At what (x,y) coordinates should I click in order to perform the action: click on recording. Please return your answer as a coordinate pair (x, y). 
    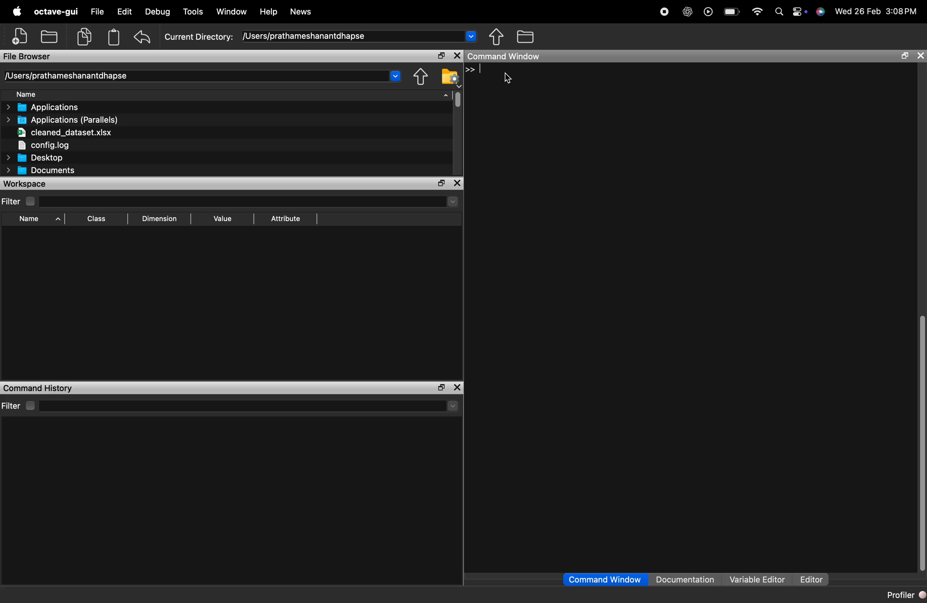
    Looking at the image, I should click on (665, 13).